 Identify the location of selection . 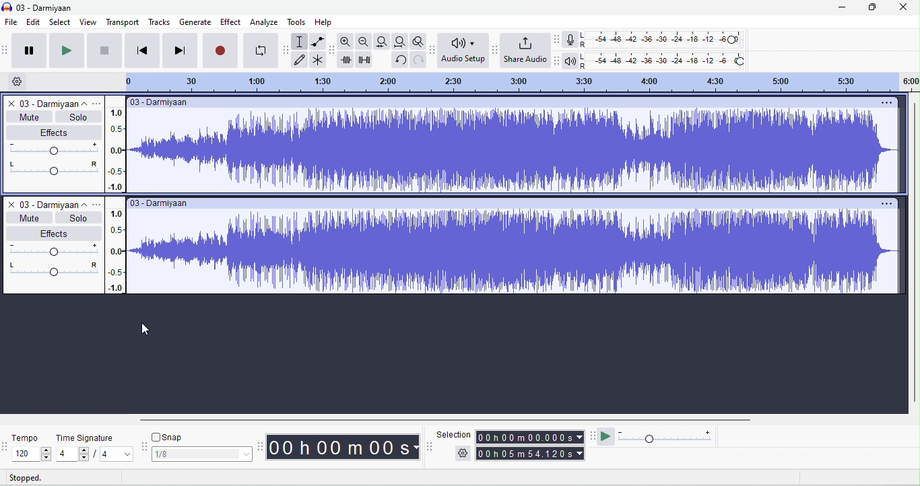
(452, 433).